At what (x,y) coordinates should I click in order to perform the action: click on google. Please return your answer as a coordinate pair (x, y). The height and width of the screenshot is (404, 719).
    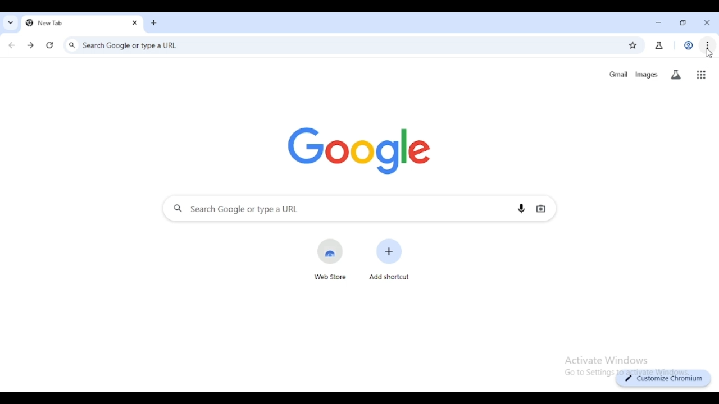
    Looking at the image, I should click on (359, 149).